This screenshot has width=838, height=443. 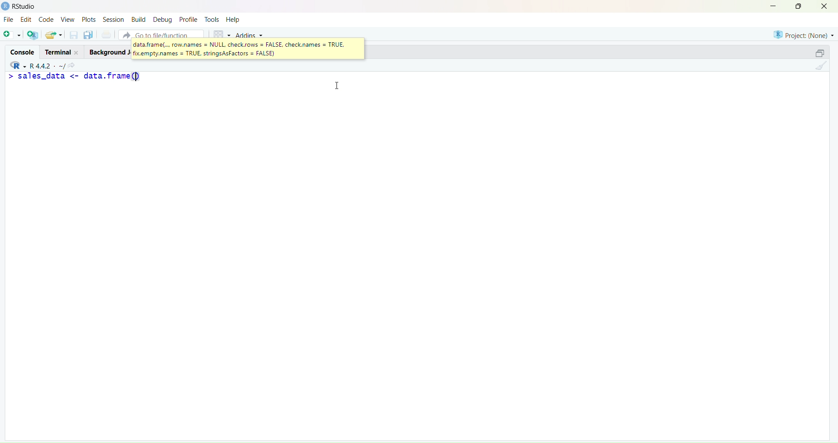 What do you see at coordinates (22, 5) in the screenshot?
I see `) RStudio` at bounding box center [22, 5].